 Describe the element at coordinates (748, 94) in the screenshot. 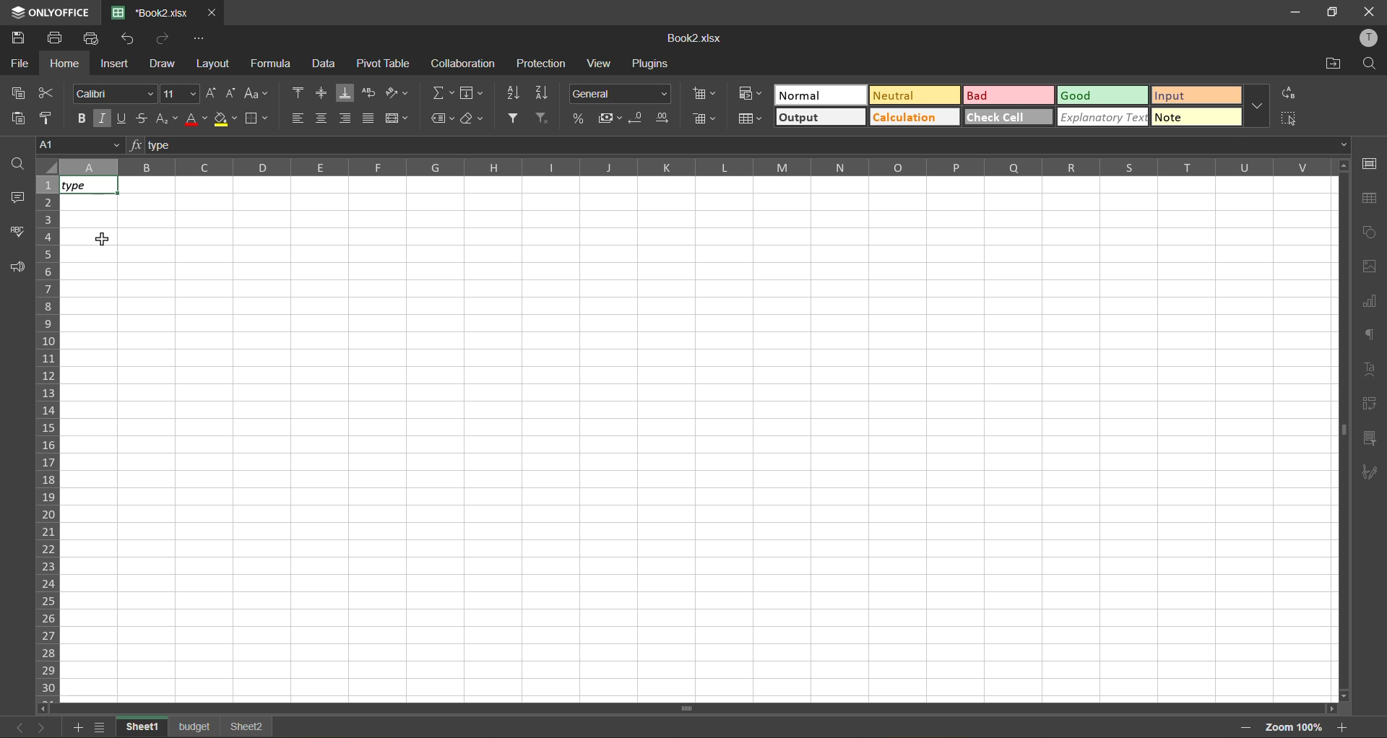

I see `conditional formatting` at that location.